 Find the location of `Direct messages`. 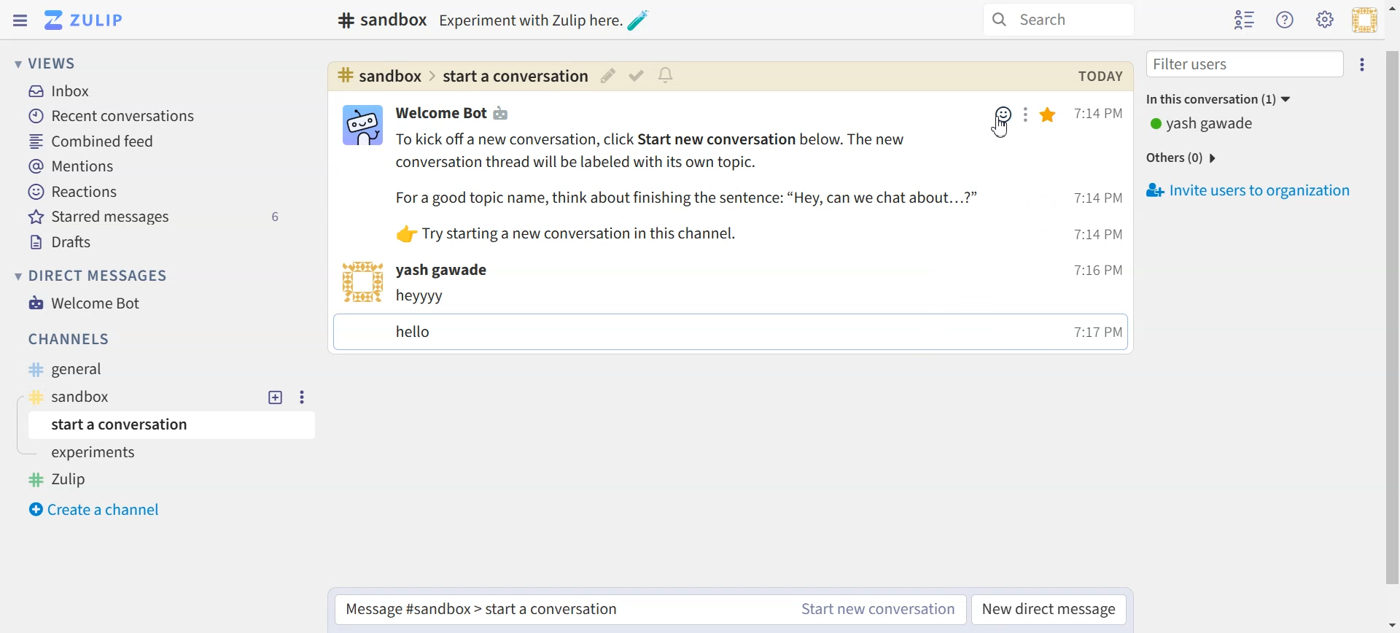

Direct messages is located at coordinates (95, 276).